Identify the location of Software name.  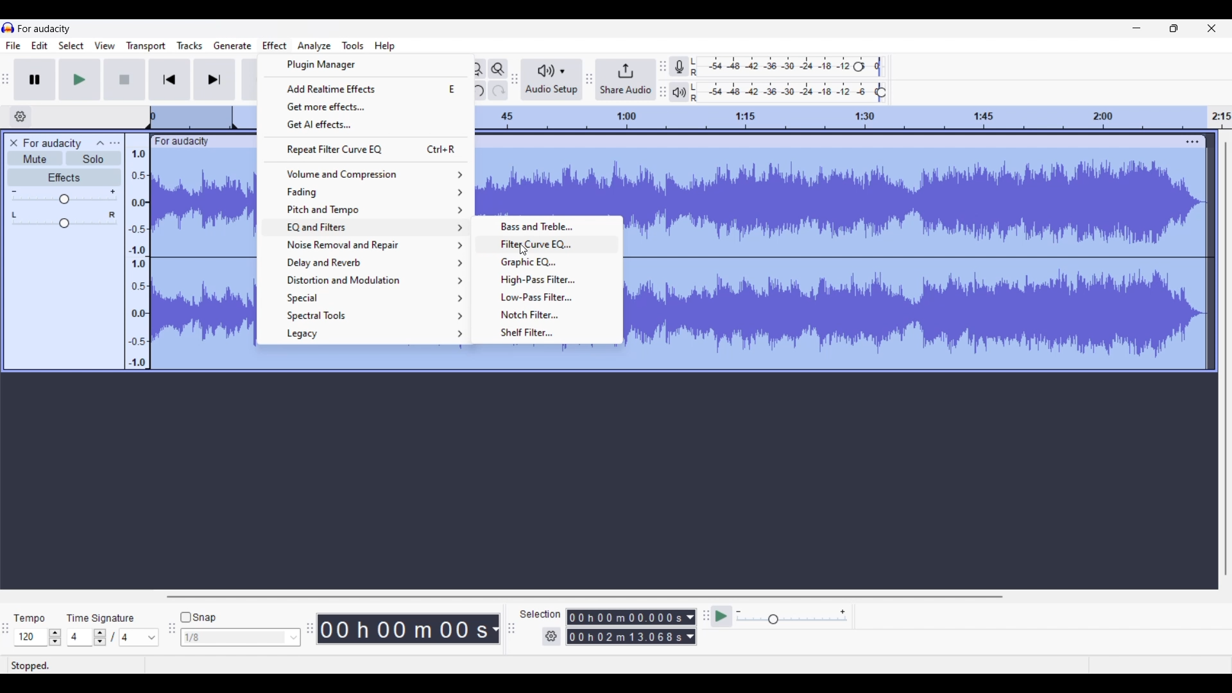
(45, 28).